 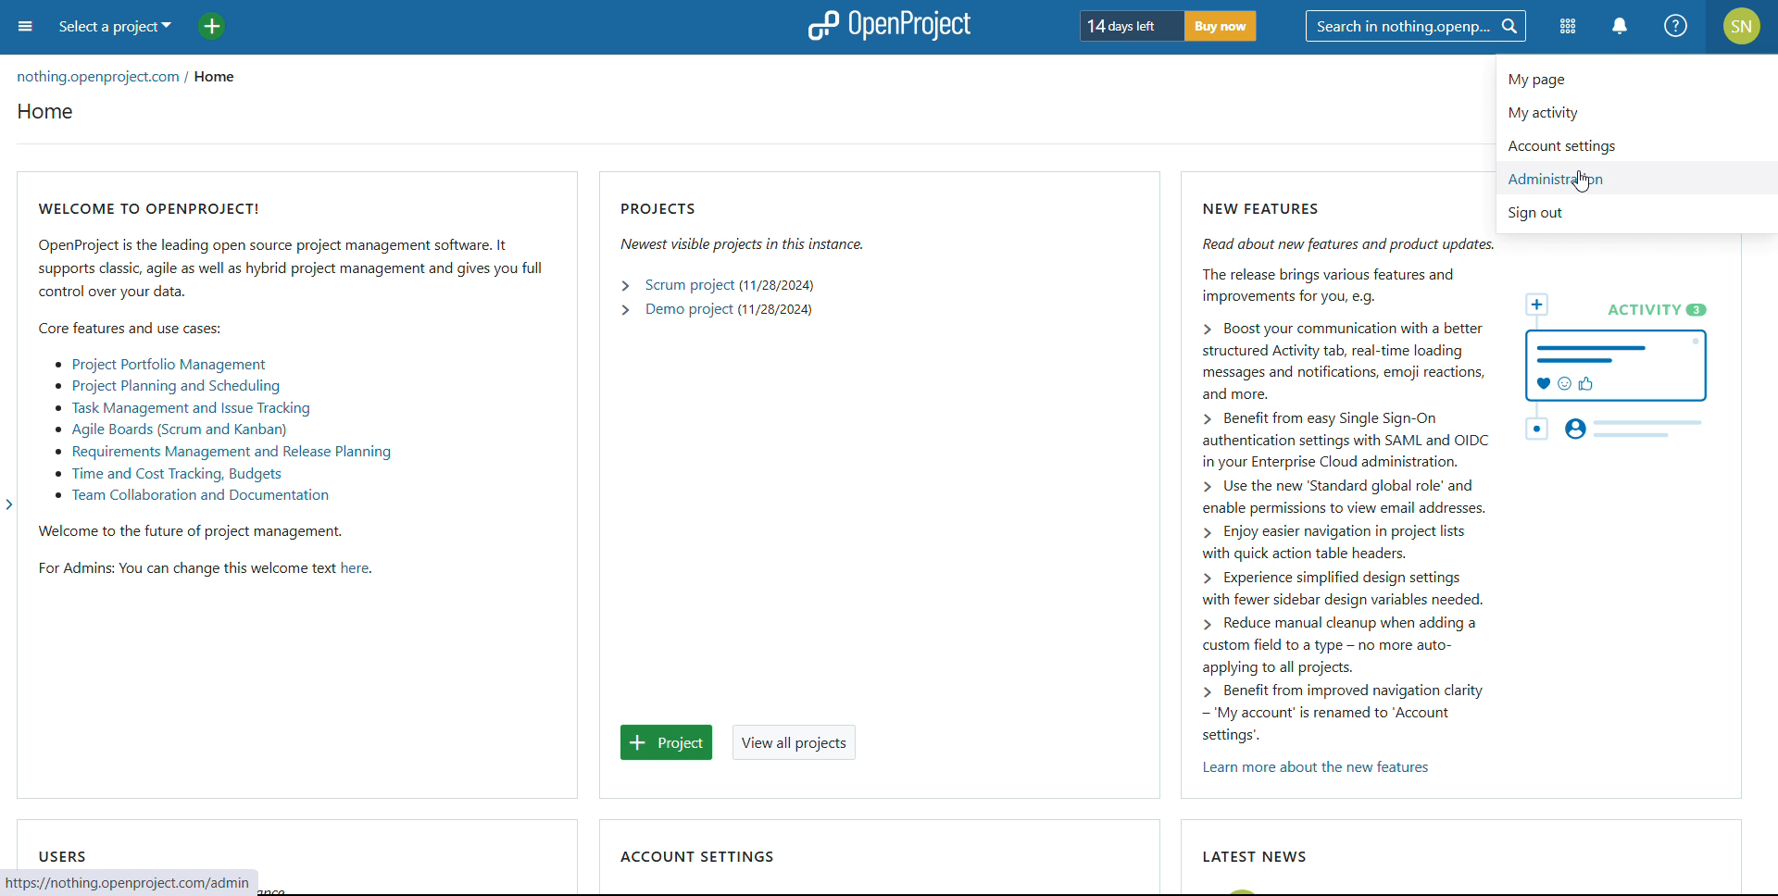 What do you see at coordinates (1252, 856) in the screenshot?
I see `latest news` at bounding box center [1252, 856].